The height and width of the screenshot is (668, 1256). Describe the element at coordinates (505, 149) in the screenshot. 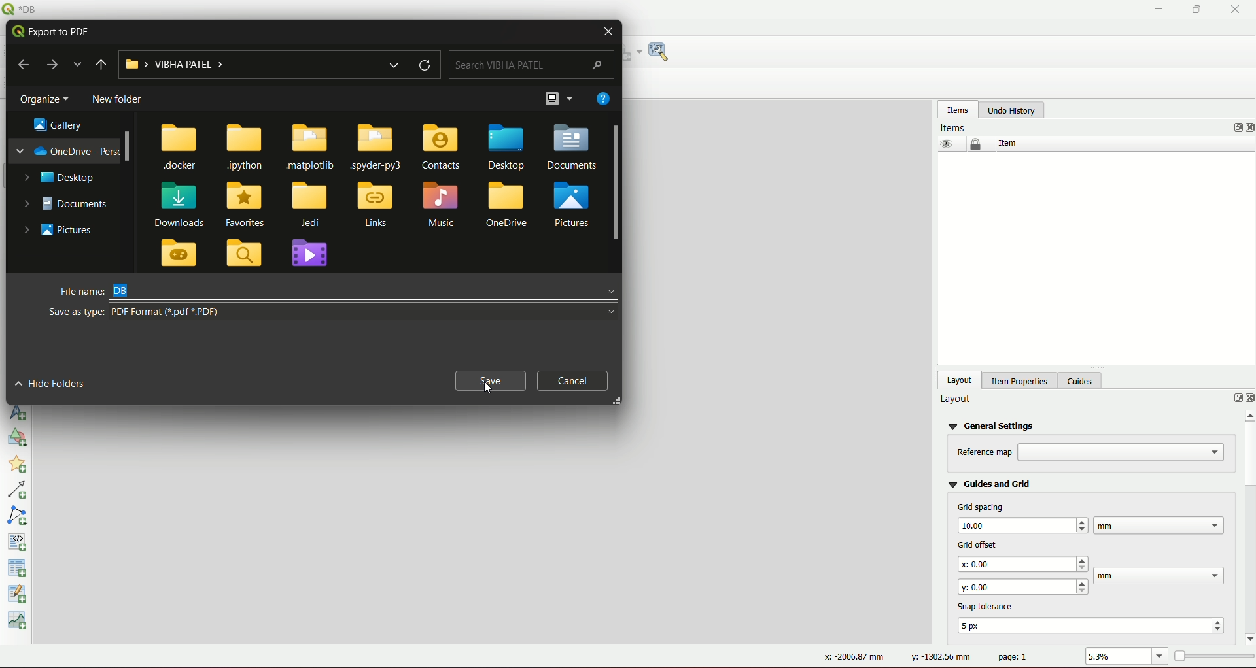

I see `Desktop` at that location.